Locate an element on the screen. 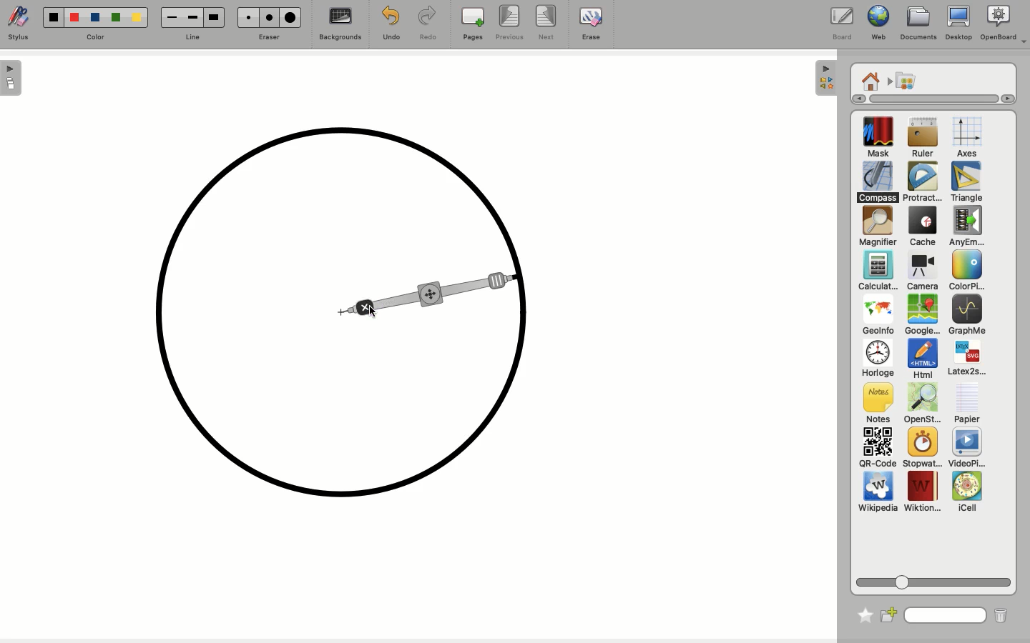  OpenSt is located at coordinates (918, 405).